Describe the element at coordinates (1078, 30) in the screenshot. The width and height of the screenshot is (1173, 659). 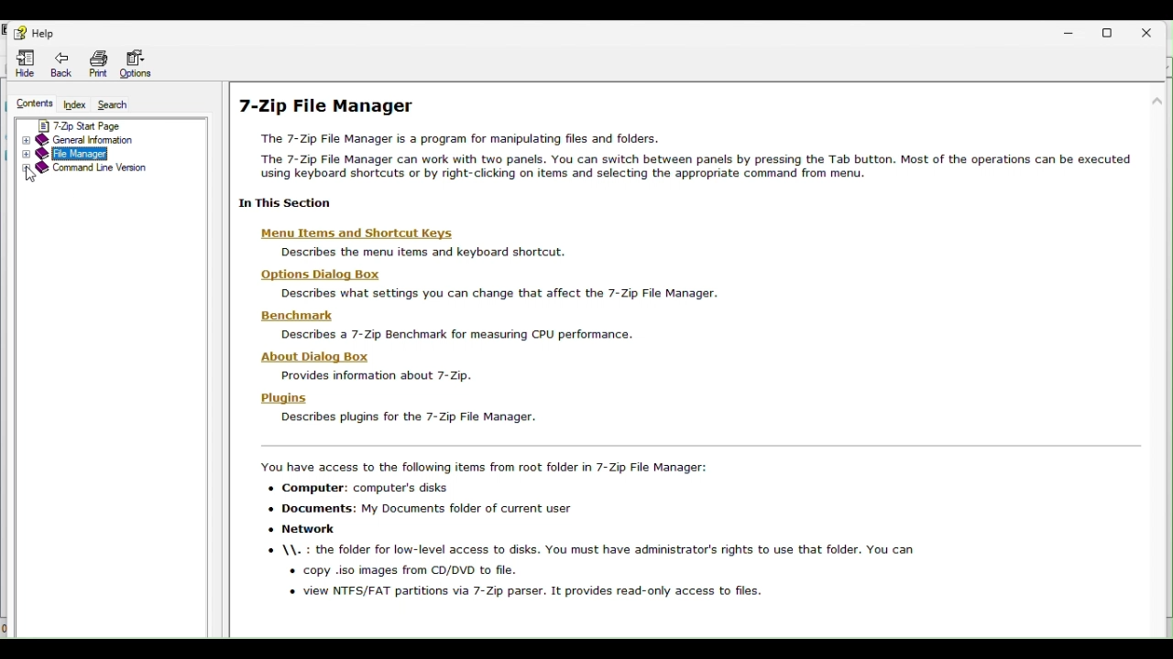
I see `Minimize` at that location.